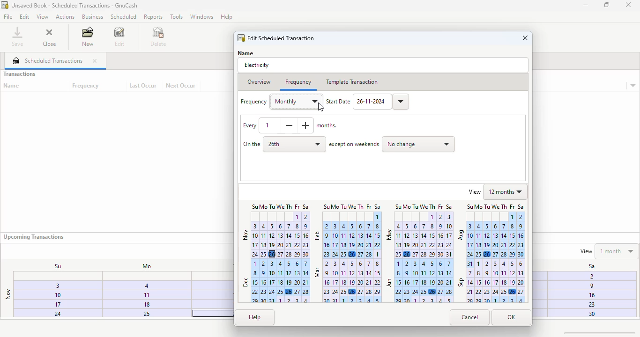  Describe the element at coordinates (65, 17) in the screenshot. I see `actions` at that location.